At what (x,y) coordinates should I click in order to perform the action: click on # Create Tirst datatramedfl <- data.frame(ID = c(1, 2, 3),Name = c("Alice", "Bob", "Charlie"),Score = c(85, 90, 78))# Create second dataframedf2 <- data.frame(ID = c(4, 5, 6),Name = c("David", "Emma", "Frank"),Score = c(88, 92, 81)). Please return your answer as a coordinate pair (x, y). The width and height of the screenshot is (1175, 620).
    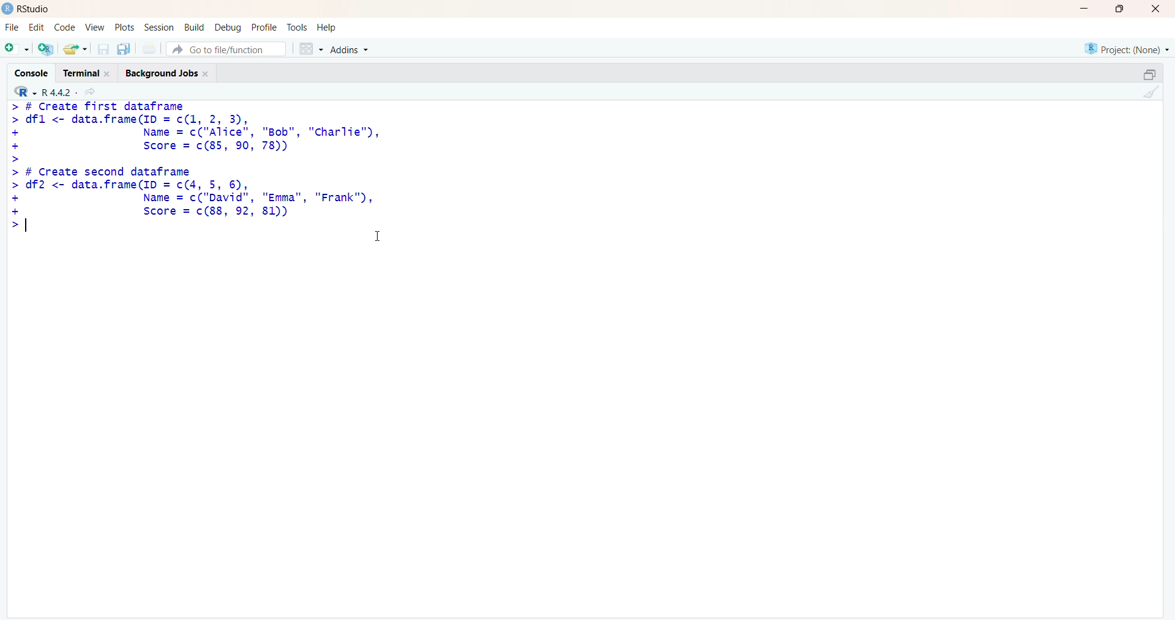
    Looking at the image, I should click on (198, 165).